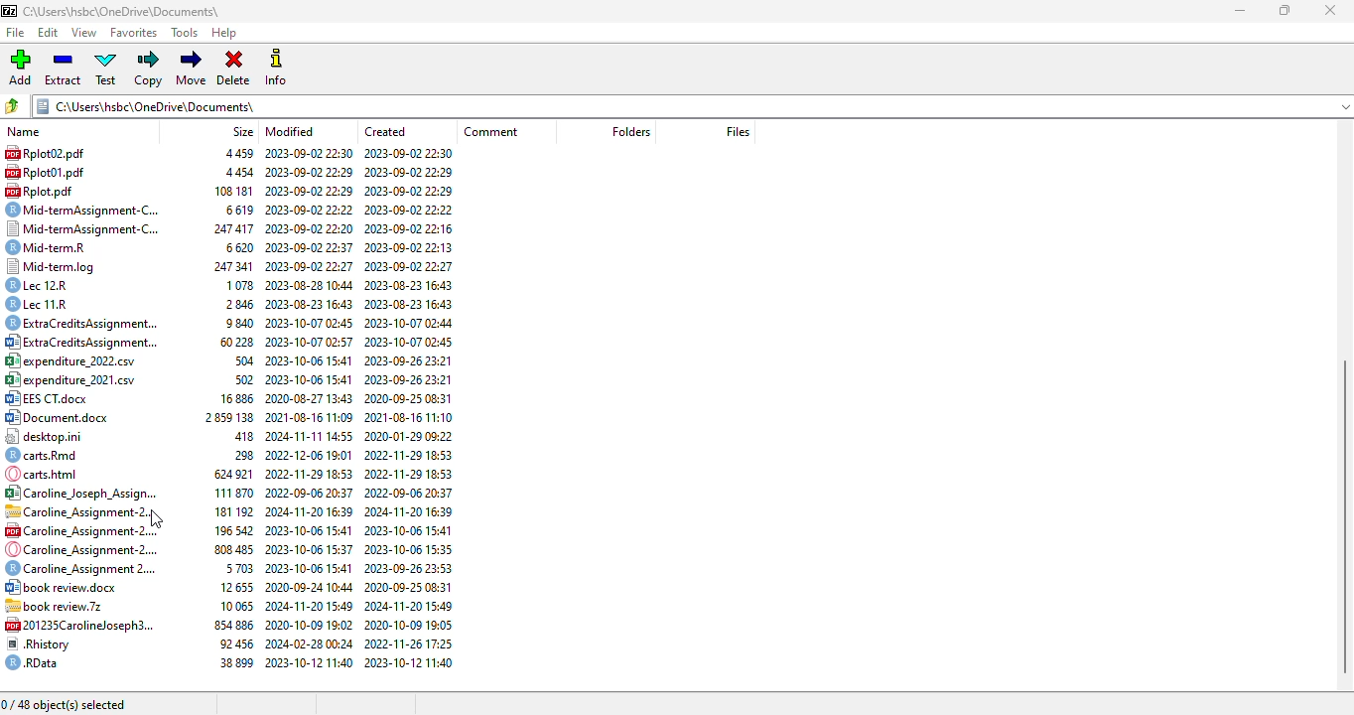 This screenshot has width=1354, height=715. Describe the element at coordinates (82, 323) in the screenshot. I see `ExtraCr
© ExtraCreditsAssignment...` at that location.